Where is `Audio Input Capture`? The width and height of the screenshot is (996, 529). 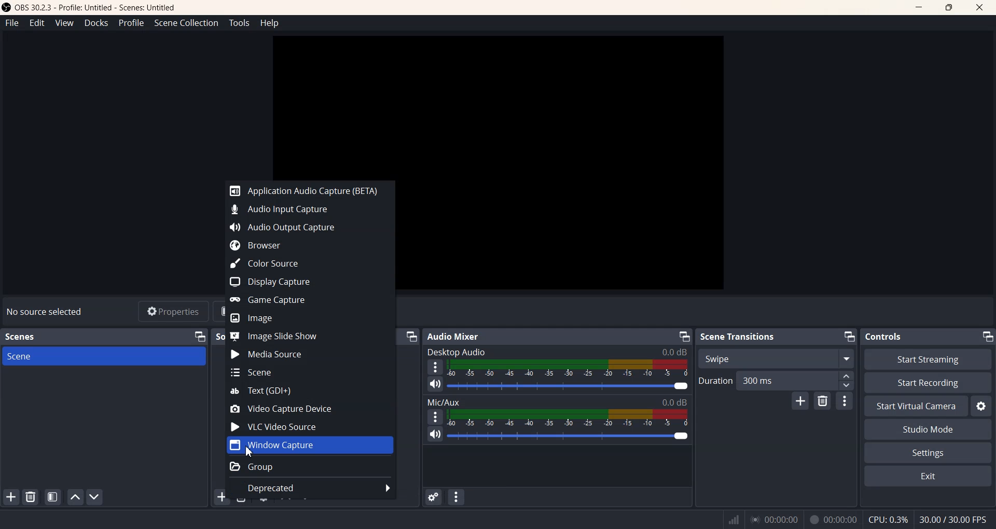
Audio Input Capture is located at coordinates (308, 208).